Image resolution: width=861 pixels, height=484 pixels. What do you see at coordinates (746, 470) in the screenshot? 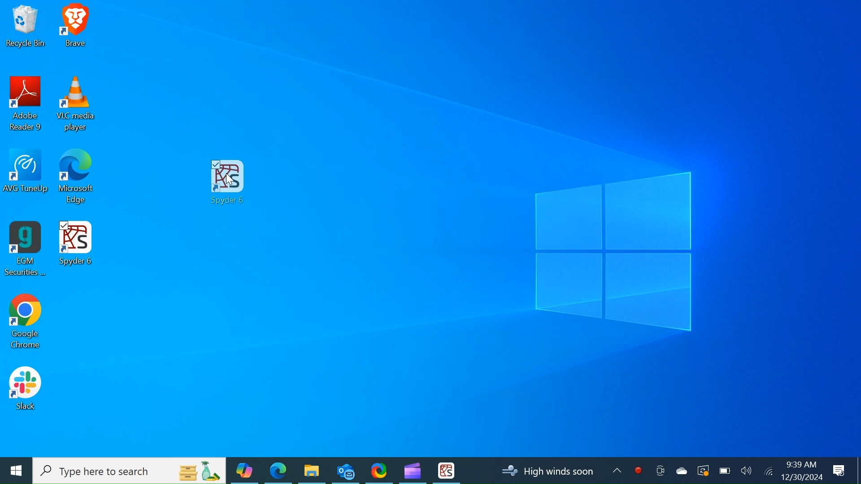
I see `Speaker` at bounding box center [746, 470].